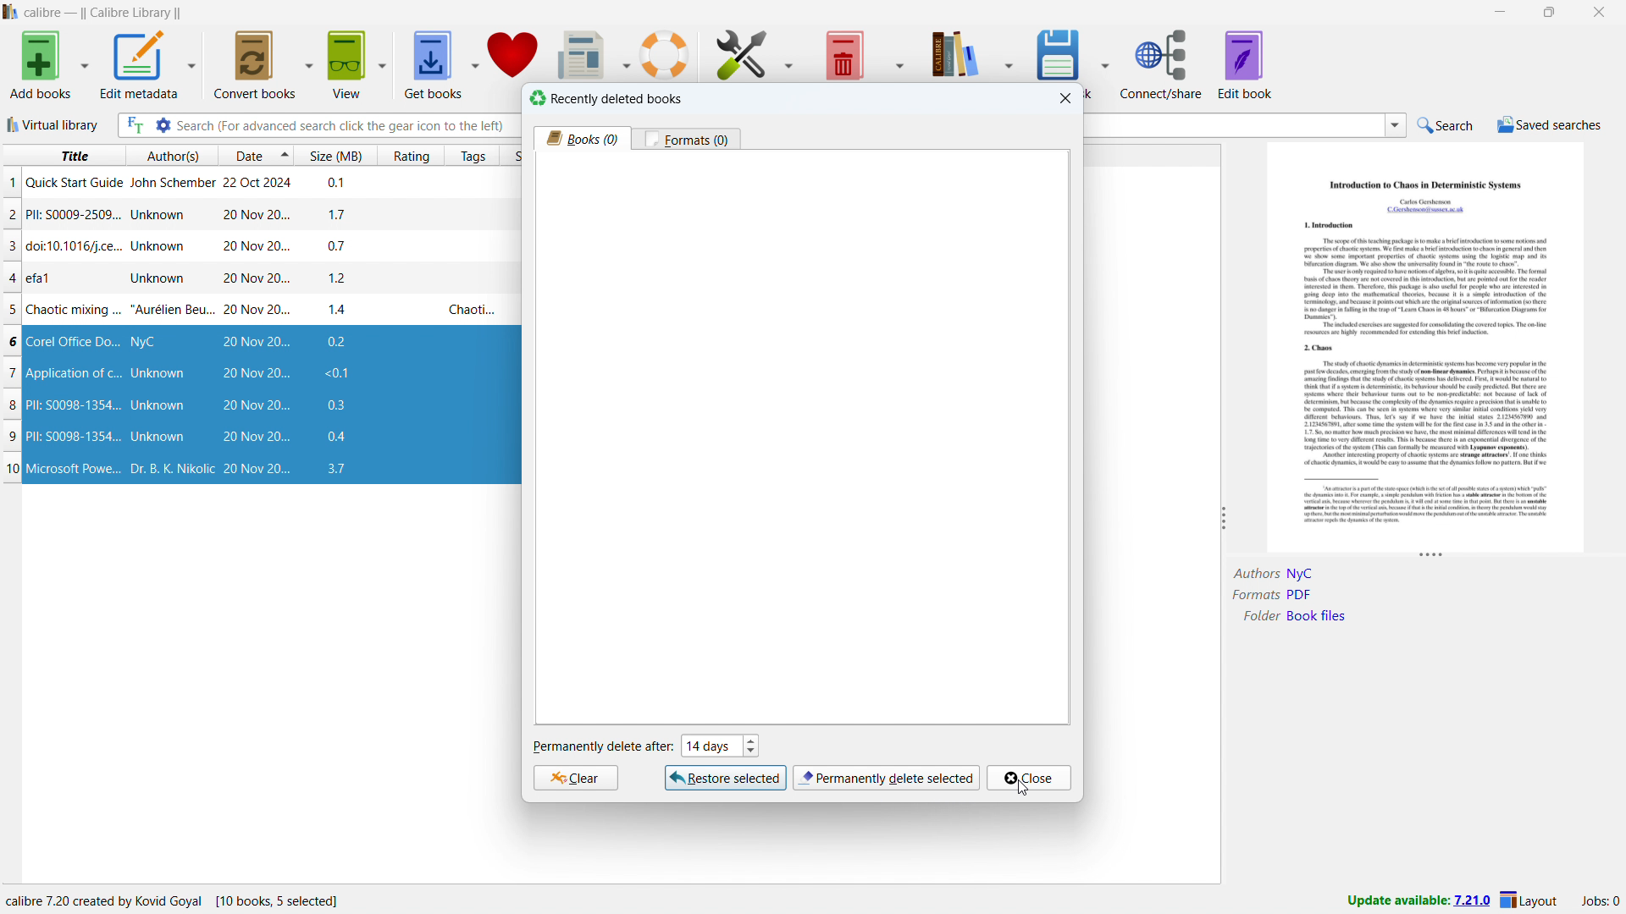 The height and width of the screenshot is (914, 1626). I want to click on sort by rating, so click(404, 157).